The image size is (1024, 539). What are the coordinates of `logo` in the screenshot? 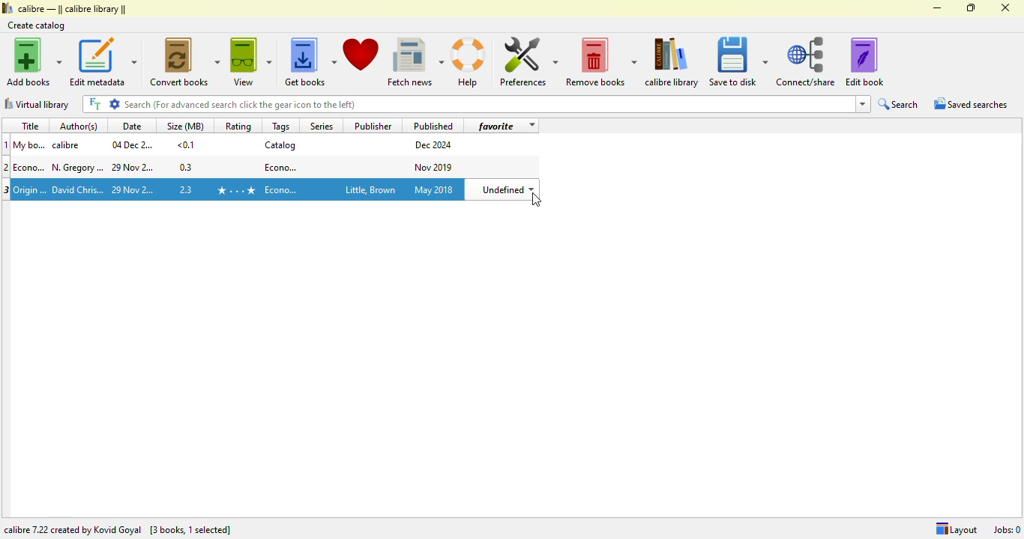 It's located at (7, 7).